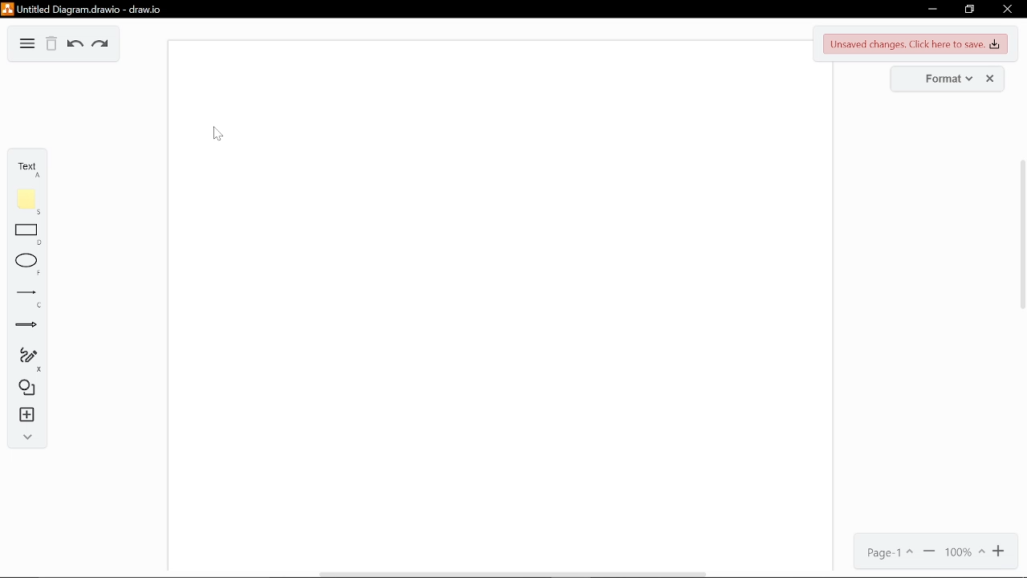 The width and height of the screenshot is (1027, 578). Describe the element at coordinates (22, 234) in the screenshot. I see `rectangle` at that location.